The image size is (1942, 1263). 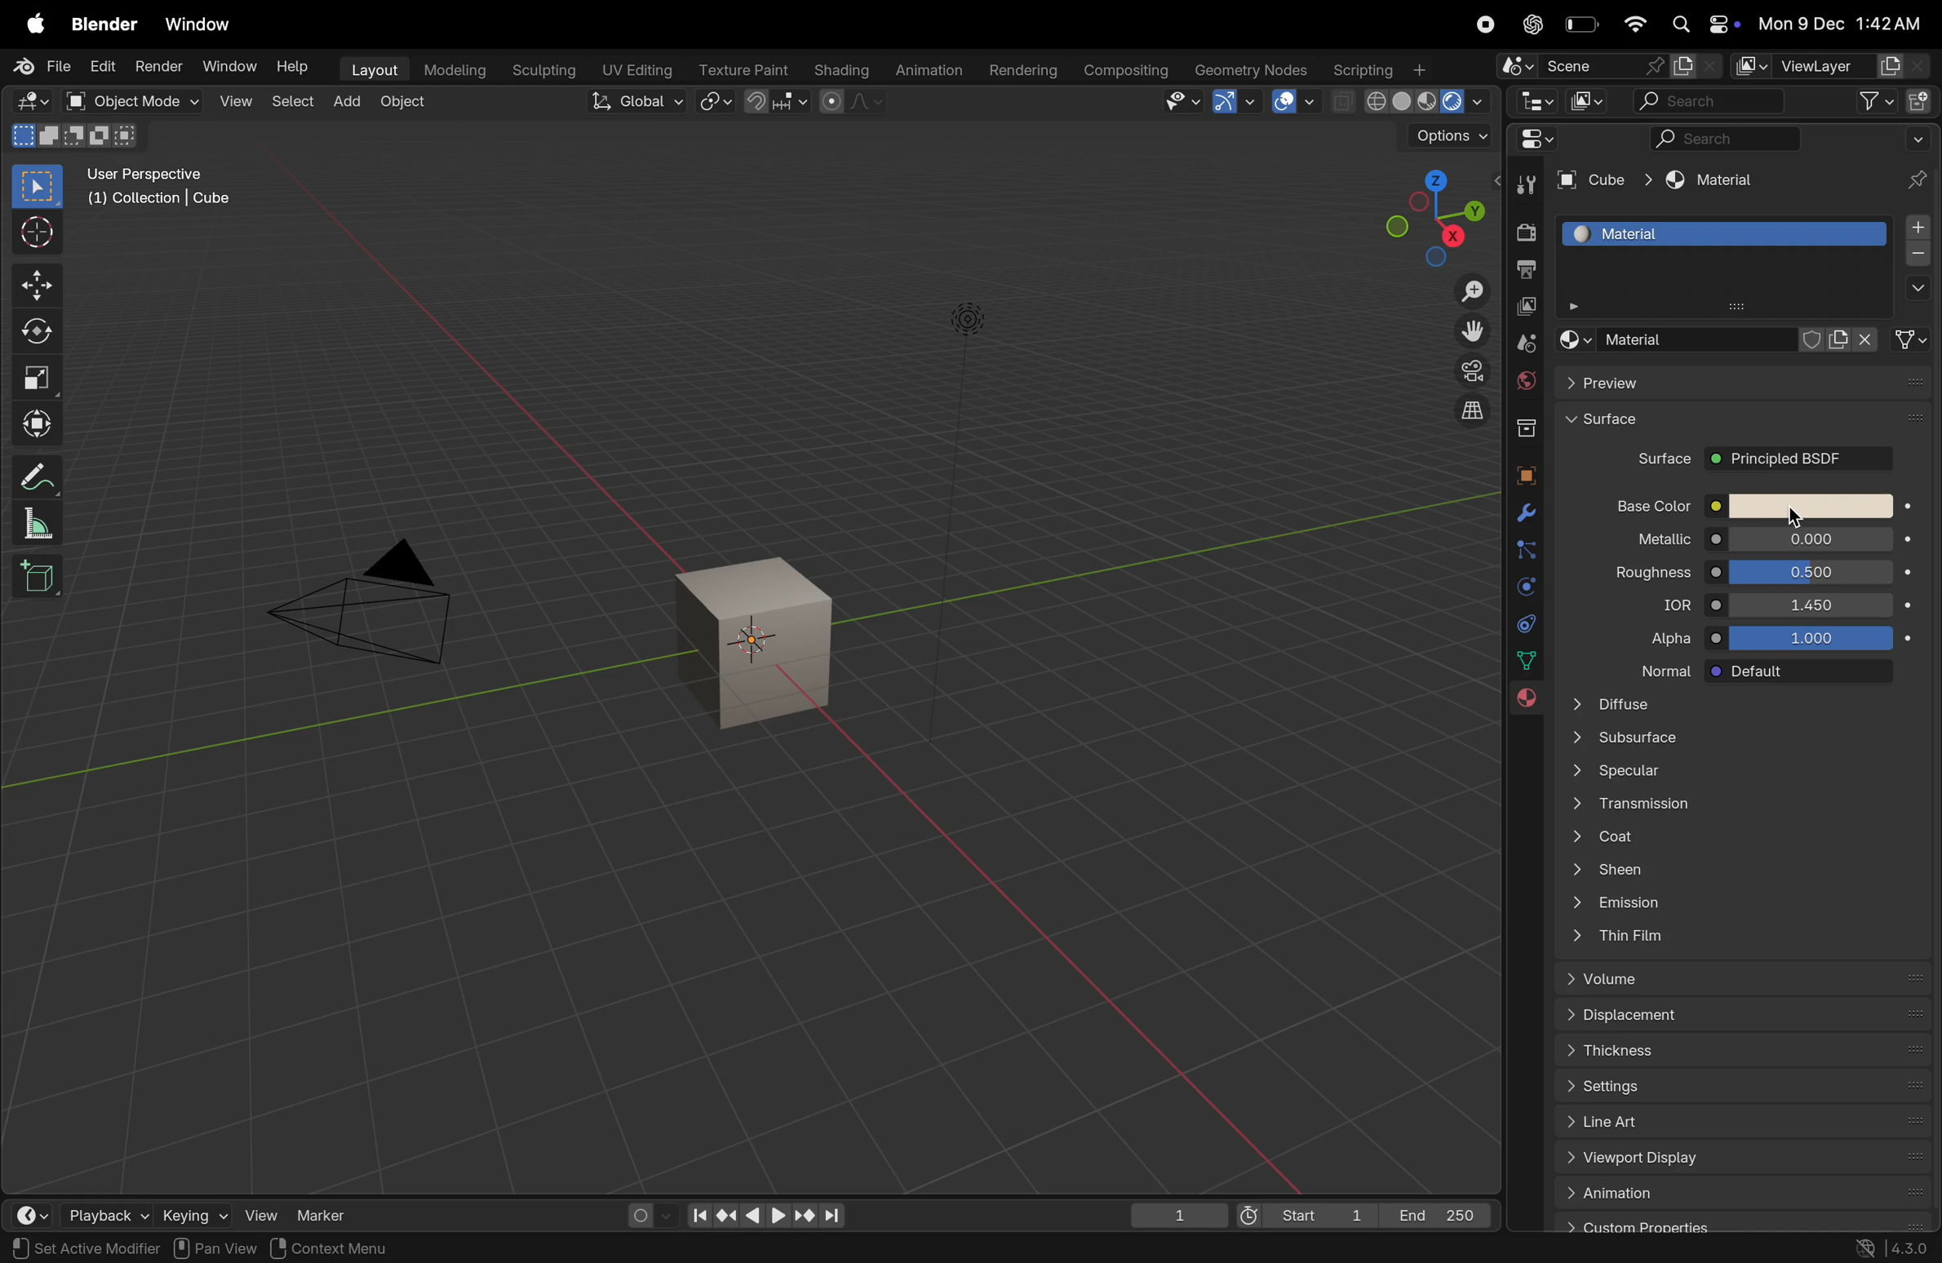 I want to click on coat, so click(x=1731, y=840).